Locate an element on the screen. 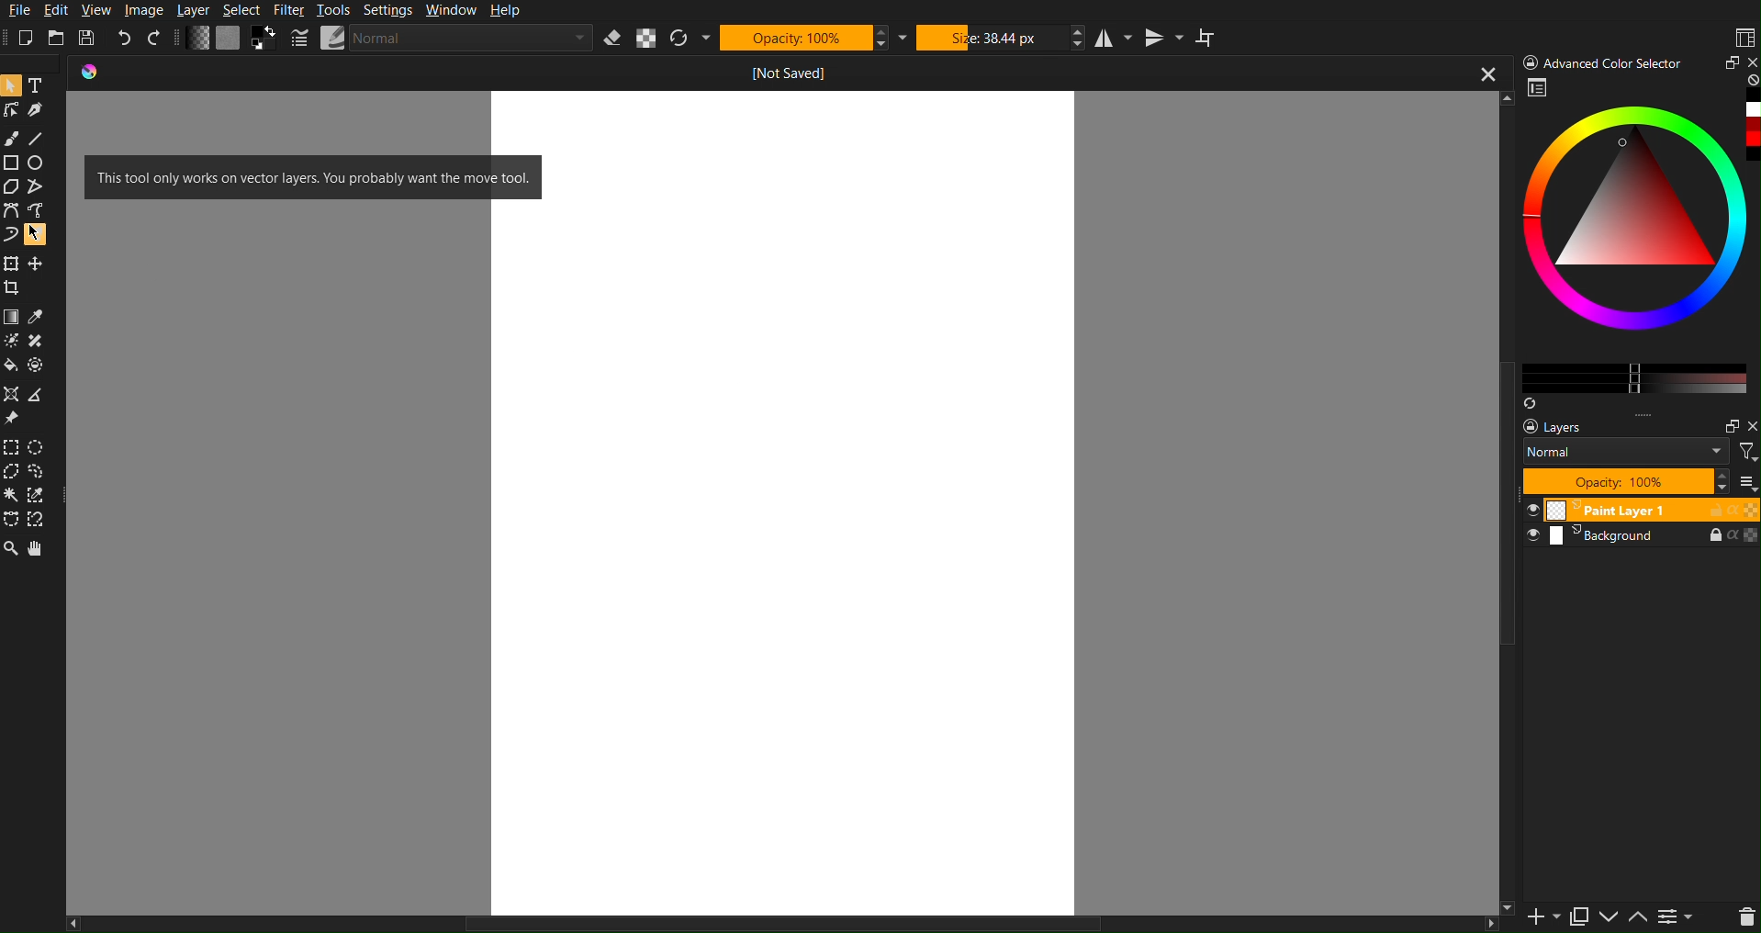 The image size is (1761, 933). Horizontal Mirror is located at coordinates (1113, 39).